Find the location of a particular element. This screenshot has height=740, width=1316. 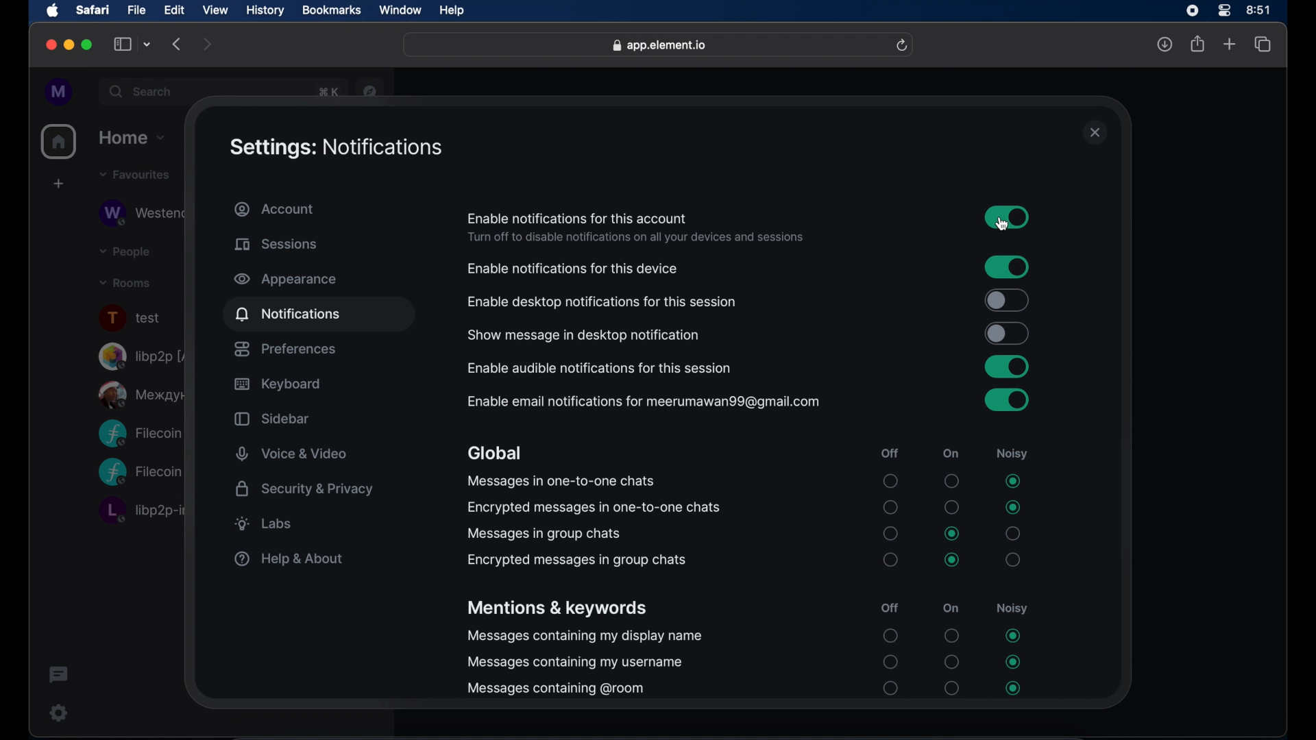

show tab overview is located at coordinates (1263, 44).